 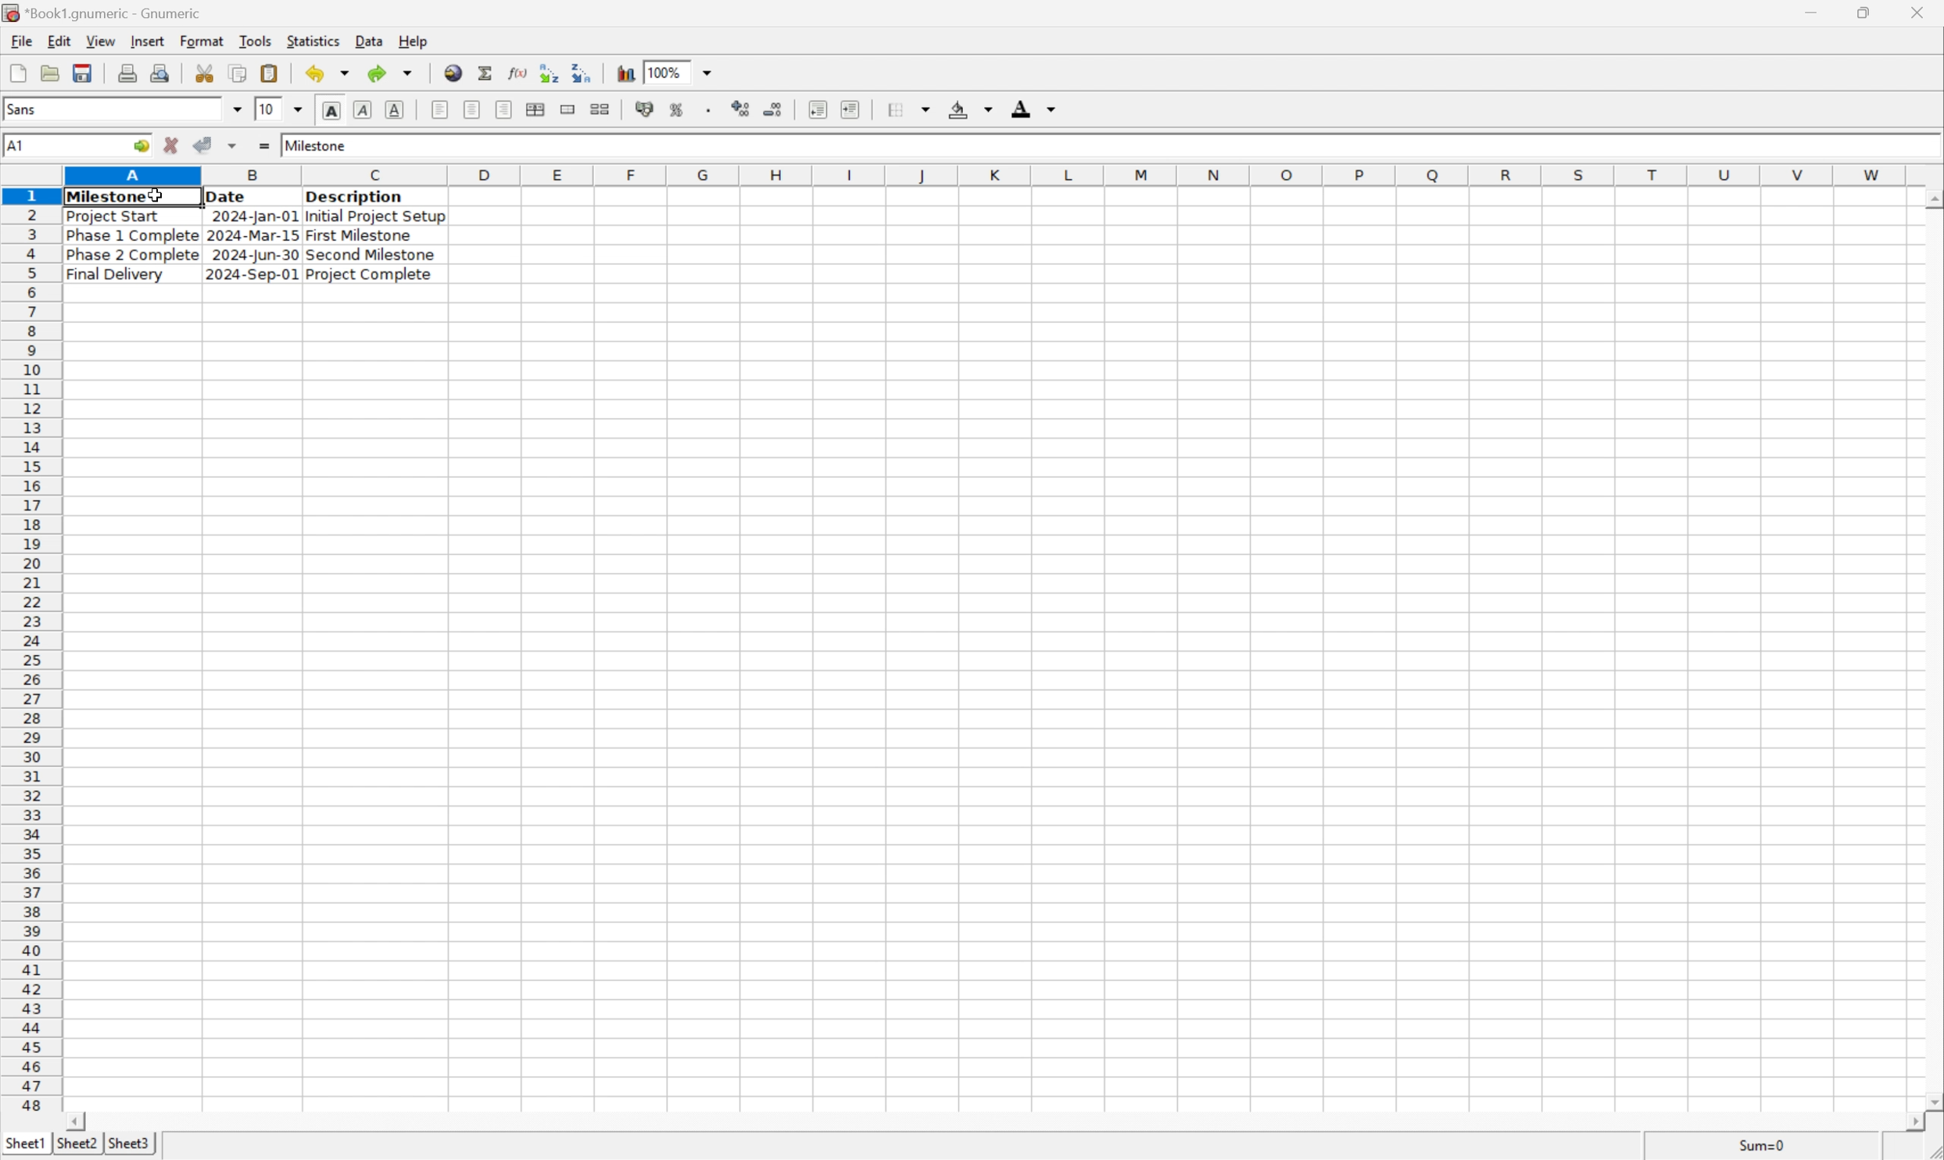 What do you see at coordinates (368, 38) in the screenshot?
I see `data` at bounding box center [368, 38].